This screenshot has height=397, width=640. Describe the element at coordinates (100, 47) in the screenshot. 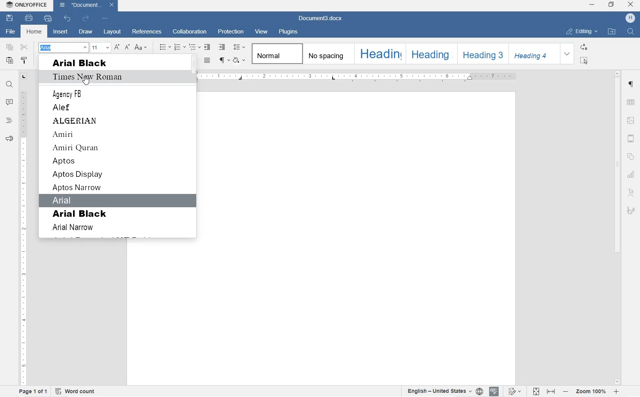

I see `FONT SIZE` at that location.